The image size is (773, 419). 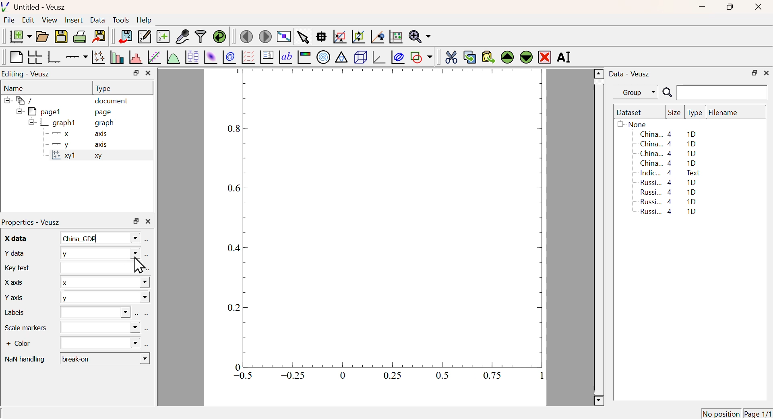 What do you see at coordinates (266, 57) in the screenshot?
I see `Plot Key` at bounding box center [266, 57].